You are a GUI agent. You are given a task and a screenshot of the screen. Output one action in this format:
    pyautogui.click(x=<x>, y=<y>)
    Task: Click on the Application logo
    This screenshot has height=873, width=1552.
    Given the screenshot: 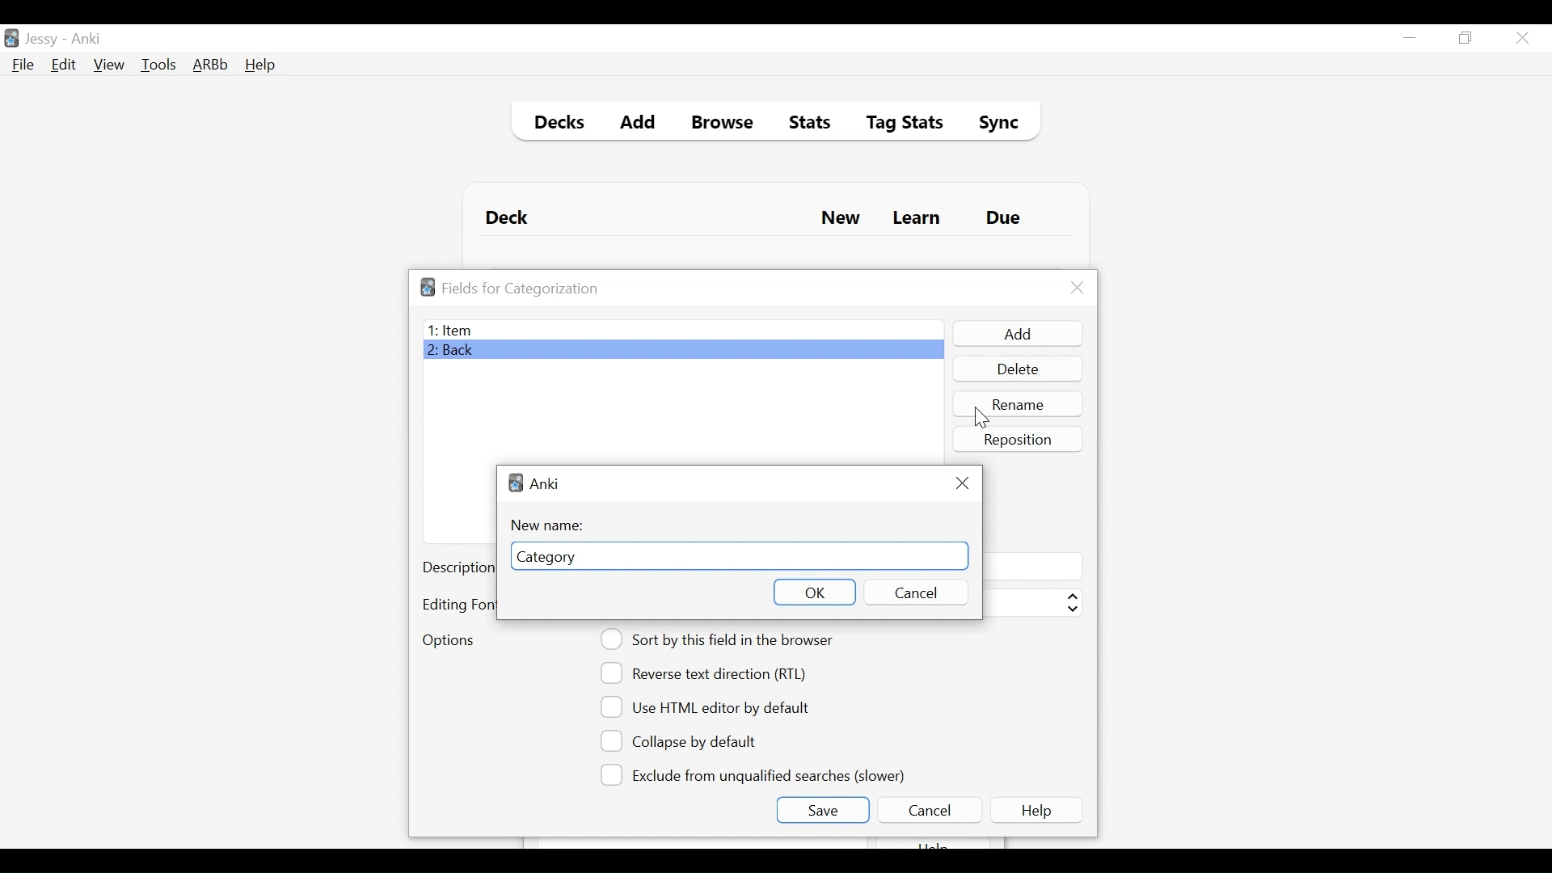 What is the action you would take?
    pyautogui.click(x=428, y=287)
    